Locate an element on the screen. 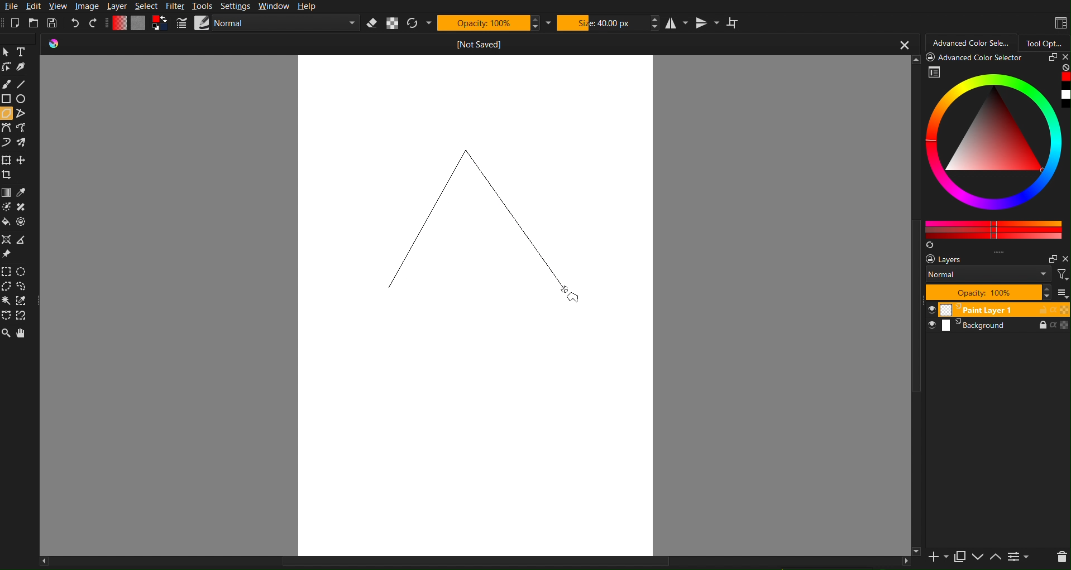  restore panel is located at coordinates (1051, 259).